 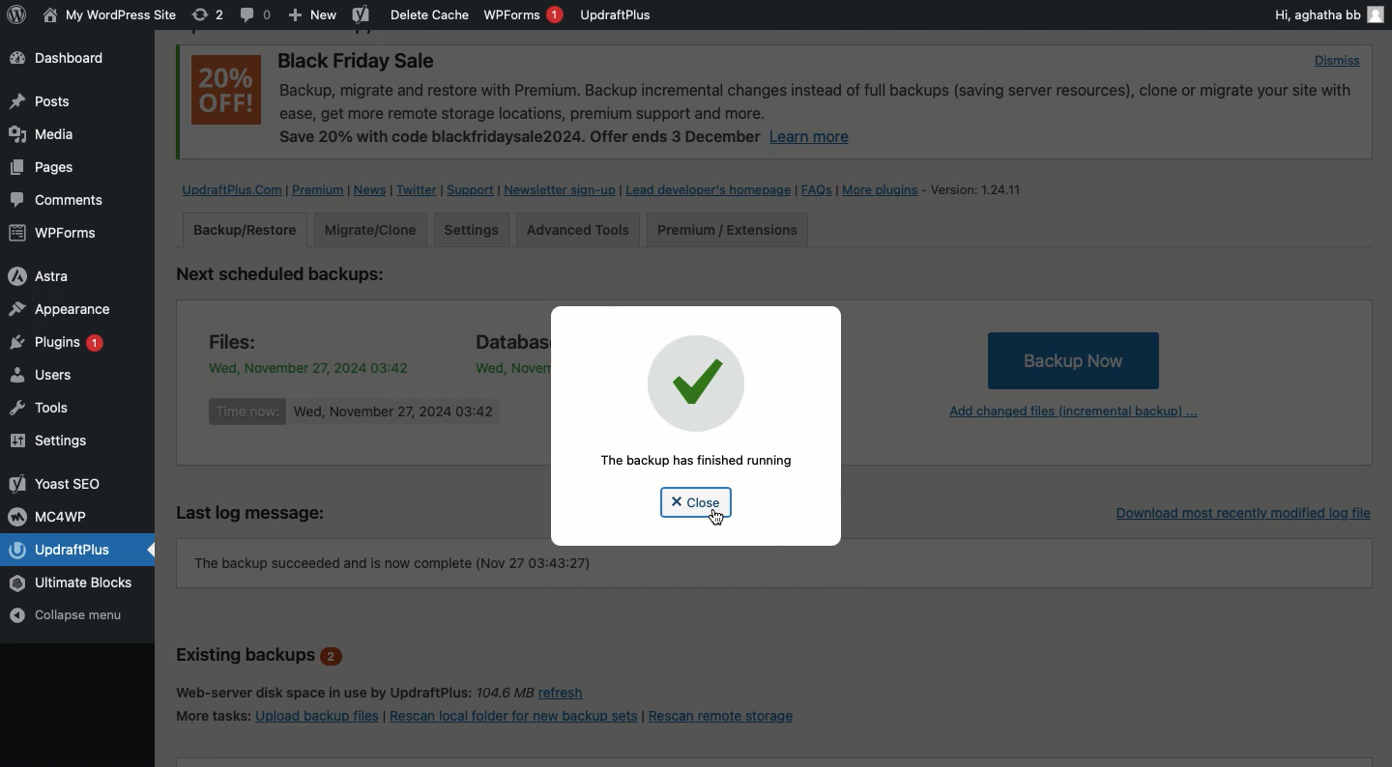 What do you see at coordinates (509, 339) in the screenshot?
I see `Database:` at bounding box center [509, 339].